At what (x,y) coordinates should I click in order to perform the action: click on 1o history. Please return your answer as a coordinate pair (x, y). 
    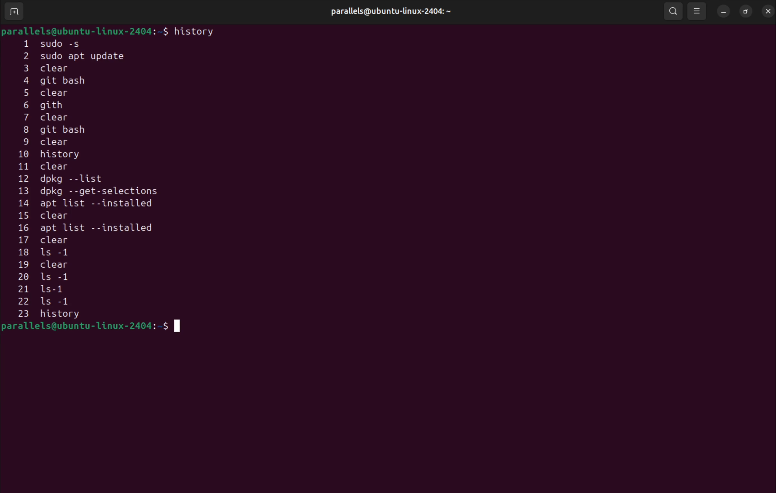
    Looking at the image, I should click on (61, 155).